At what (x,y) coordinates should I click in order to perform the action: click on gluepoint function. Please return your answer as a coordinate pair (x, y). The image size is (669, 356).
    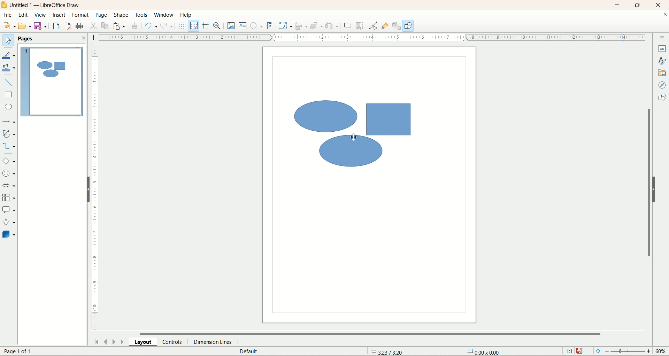
    Looking at the image, I should click on (384, 26).